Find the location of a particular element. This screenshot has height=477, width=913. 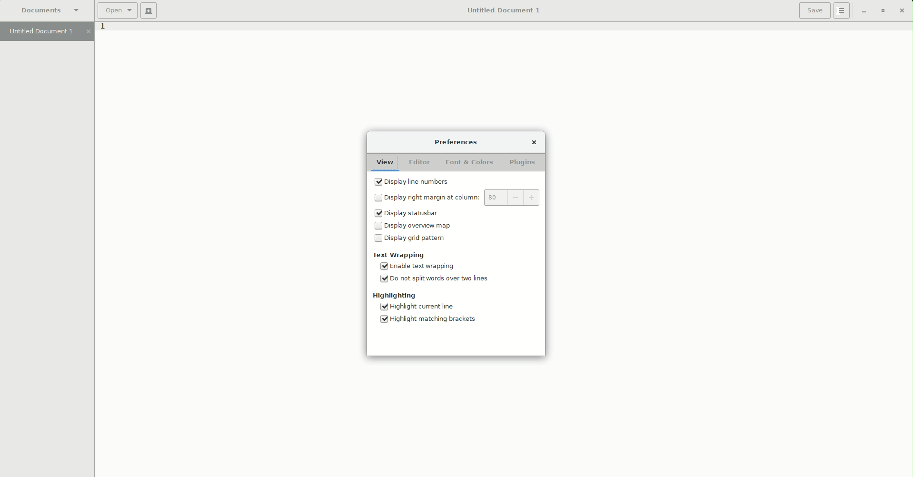

display Overview map is located at coordinates (416, 225).